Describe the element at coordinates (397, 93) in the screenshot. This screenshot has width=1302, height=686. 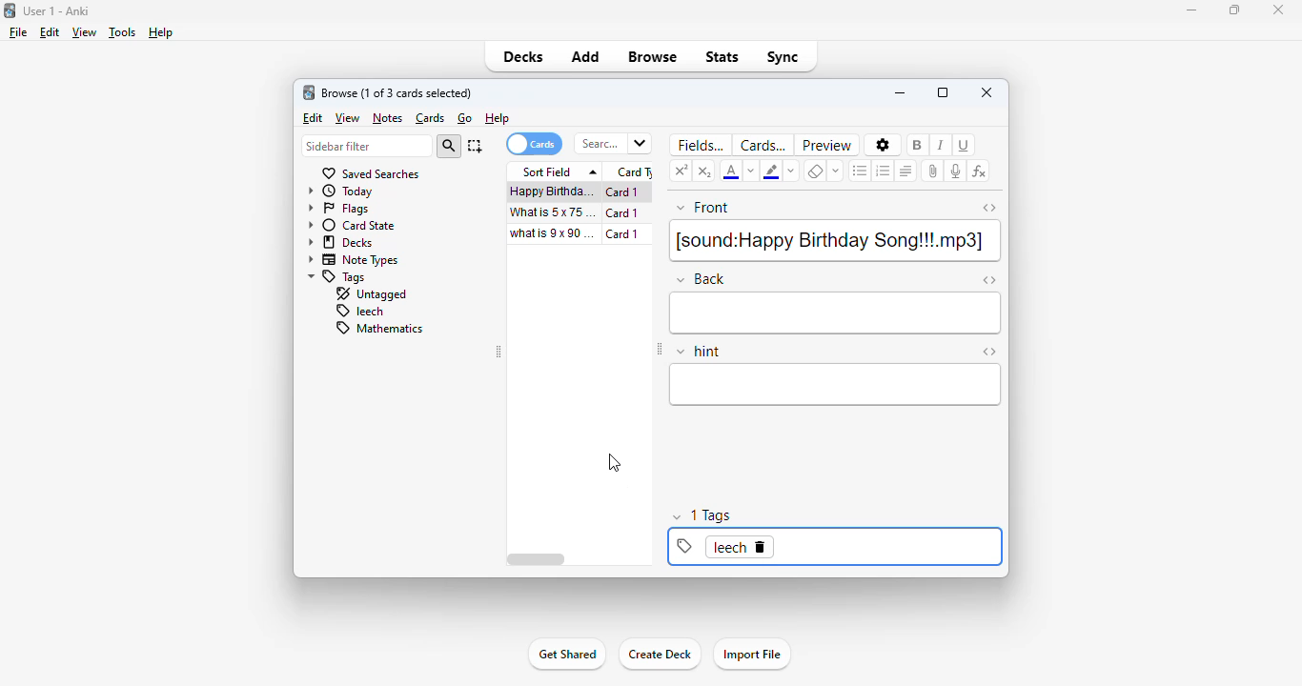
I see `browse (1 of 3 cards selected)` at that location.